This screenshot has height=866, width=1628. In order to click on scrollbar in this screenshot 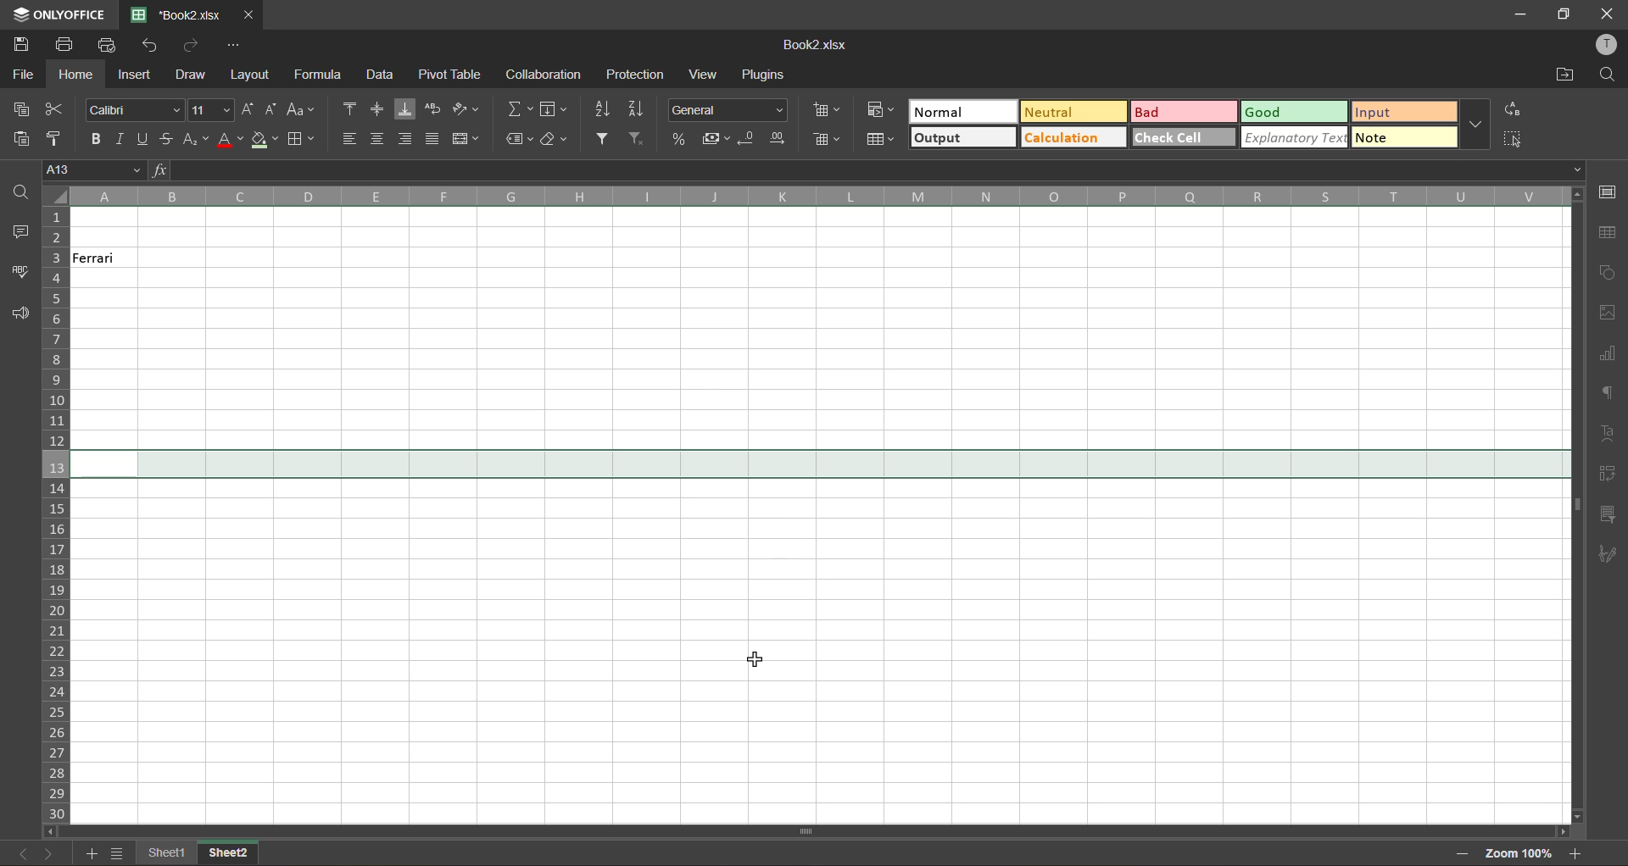, I will do `click(806, 831)`.